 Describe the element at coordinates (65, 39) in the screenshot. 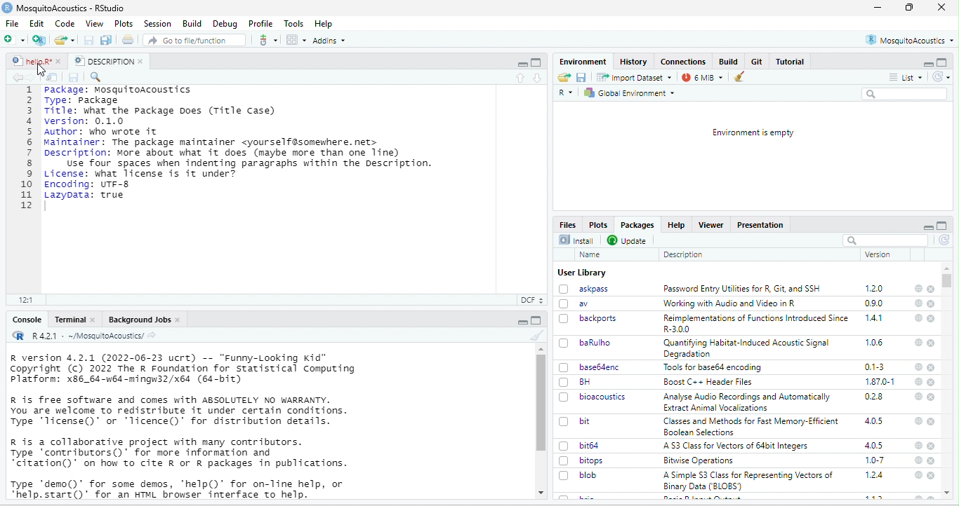

I see `open an existing file` at that location.